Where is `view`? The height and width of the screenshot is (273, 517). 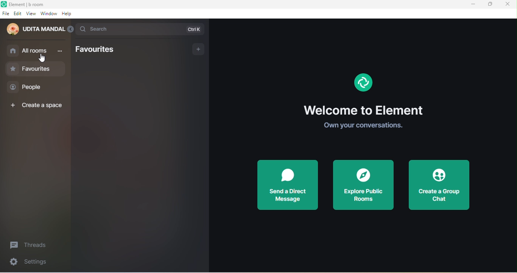 view is located at coordinates (31, 14).